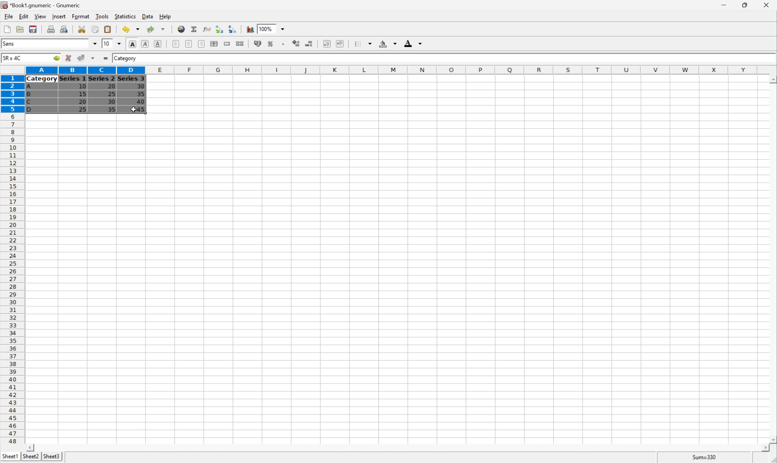 This screenshot has height=463, width=777. What do you see at coordinates (181, 28) in the screenshot?
I see `Insert a hyperlink` at bounding box center [181, 28].